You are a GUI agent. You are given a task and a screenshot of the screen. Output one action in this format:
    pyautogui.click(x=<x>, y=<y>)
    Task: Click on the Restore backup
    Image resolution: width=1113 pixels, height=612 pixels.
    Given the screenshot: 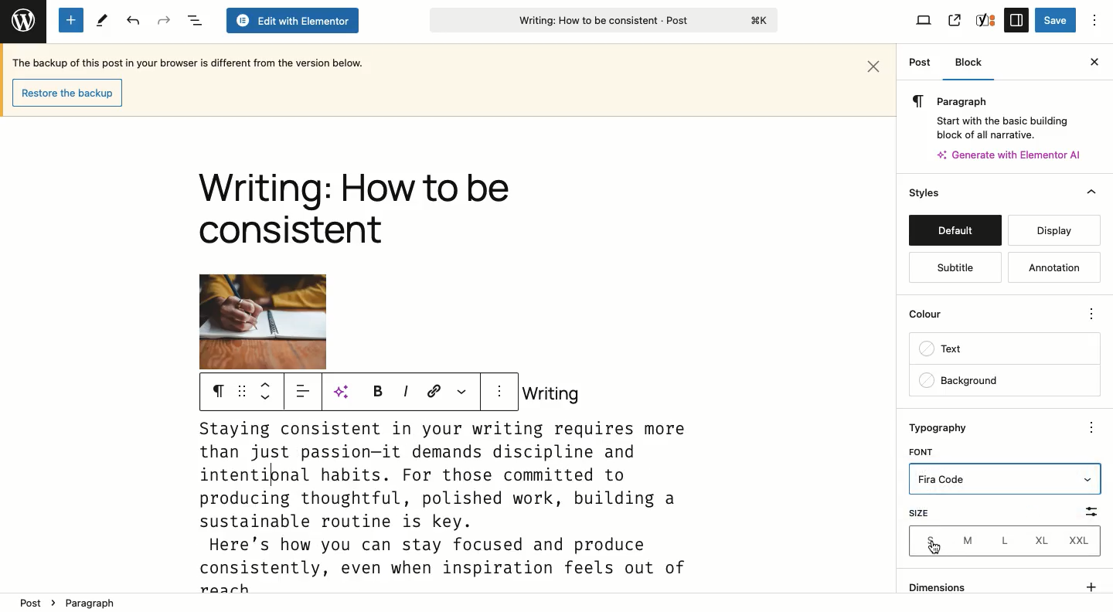 What is the action you would take?
    pyautogui.click(x=66, y=92)
    